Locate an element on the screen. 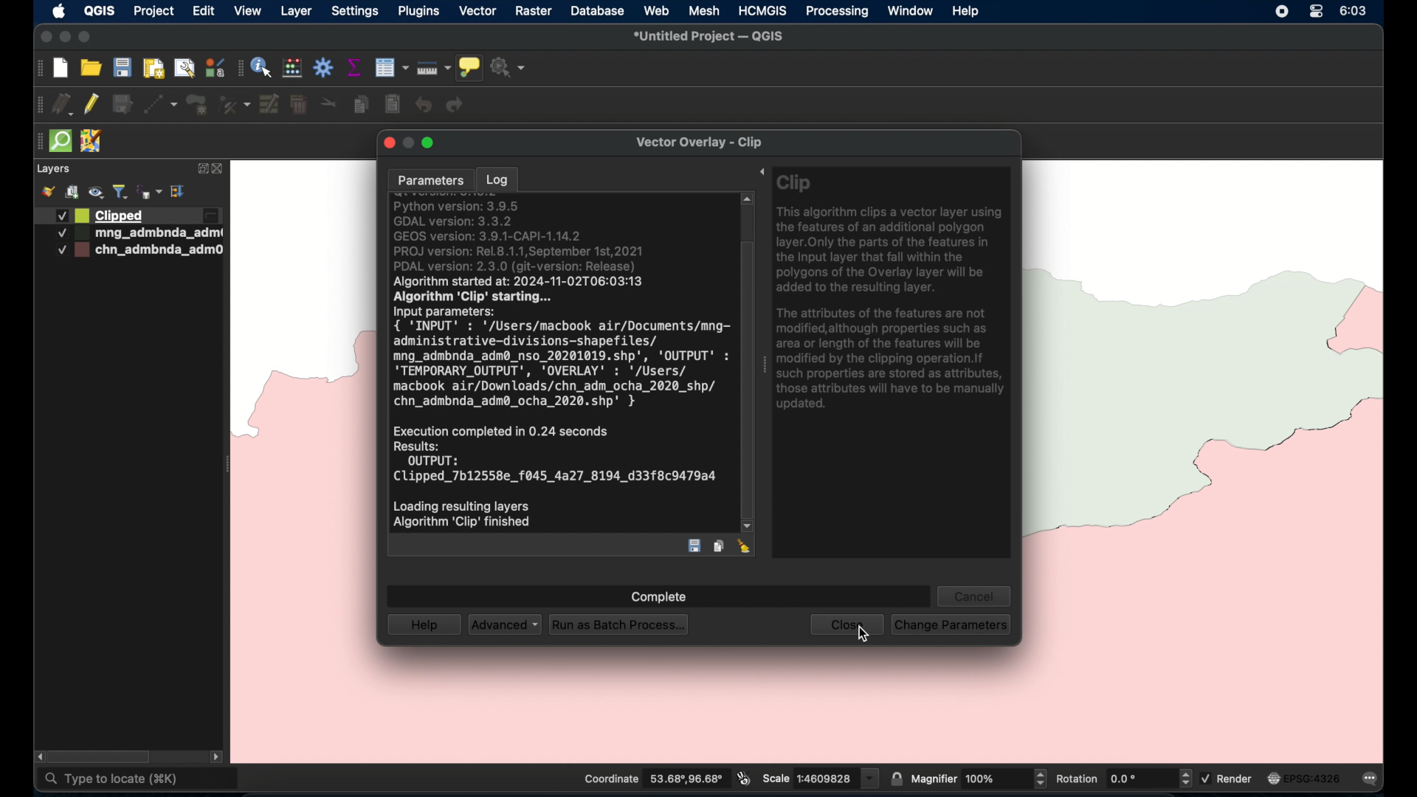  redo is located at coordinates (455, 105).